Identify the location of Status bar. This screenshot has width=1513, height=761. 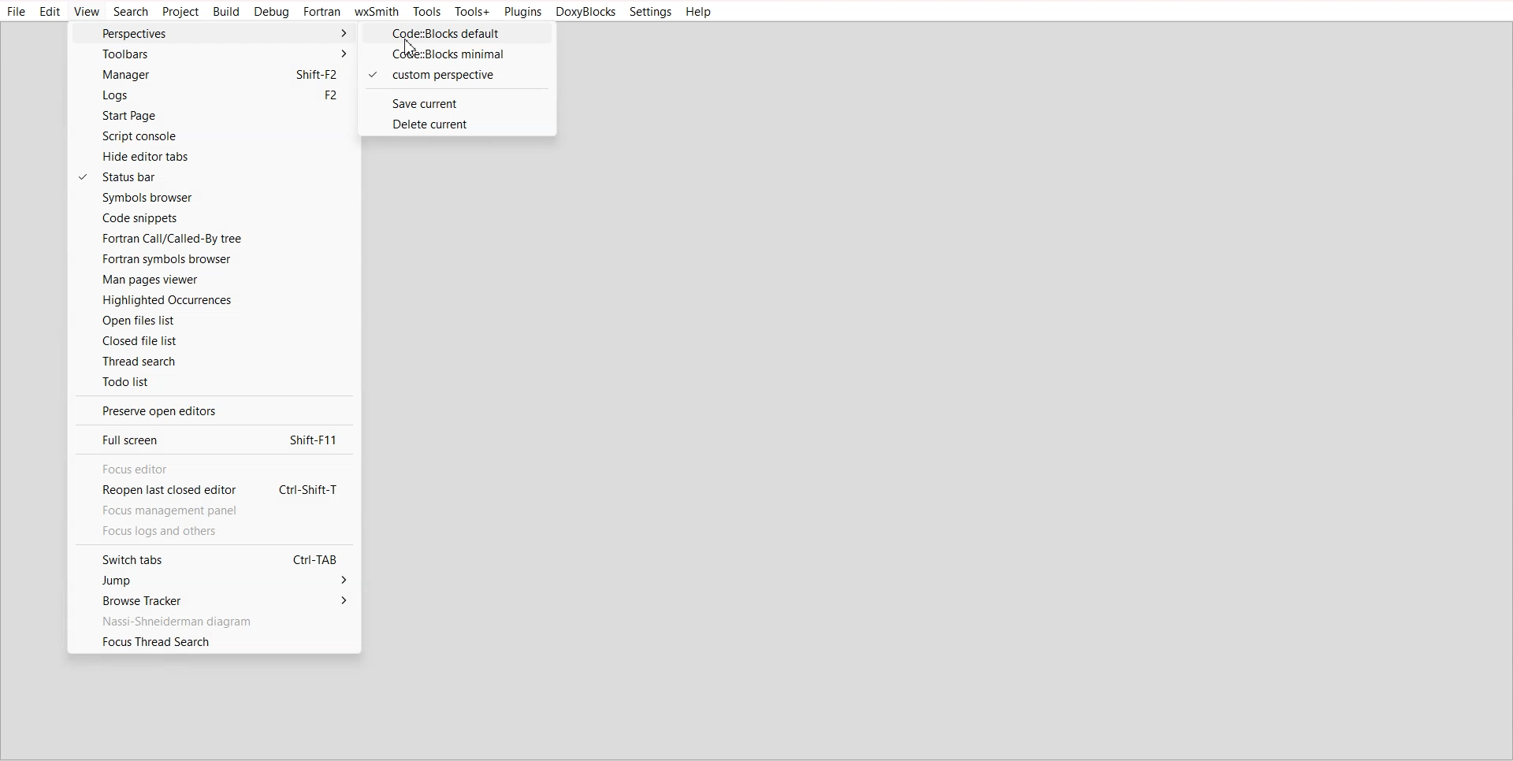
(214, 176).